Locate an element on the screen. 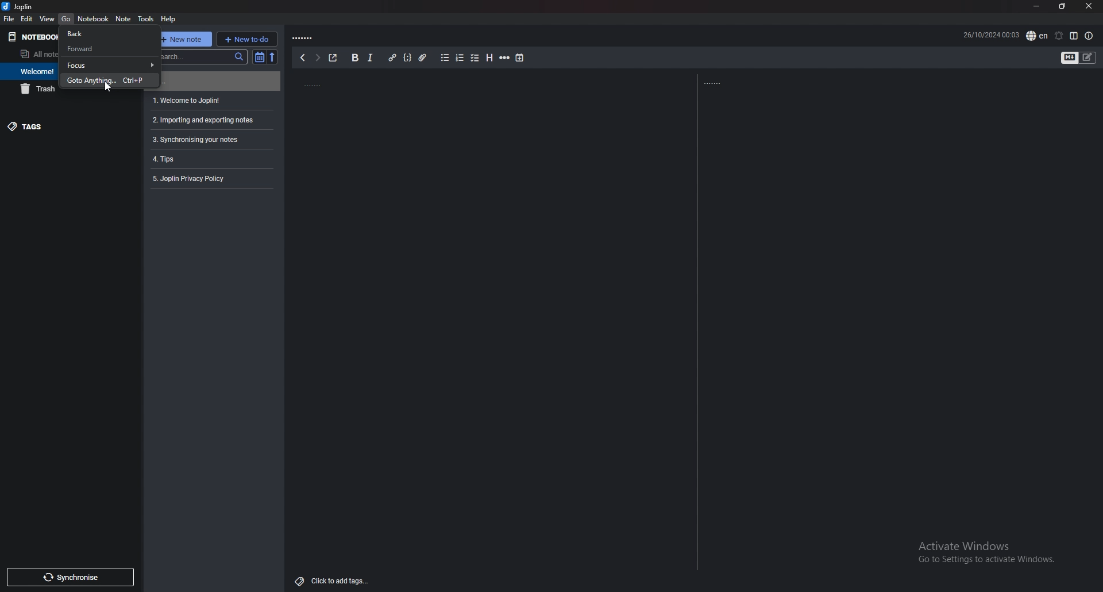 This screenshot has height=592, width=1103. add hyperlink is located at coordinates (392, 57).